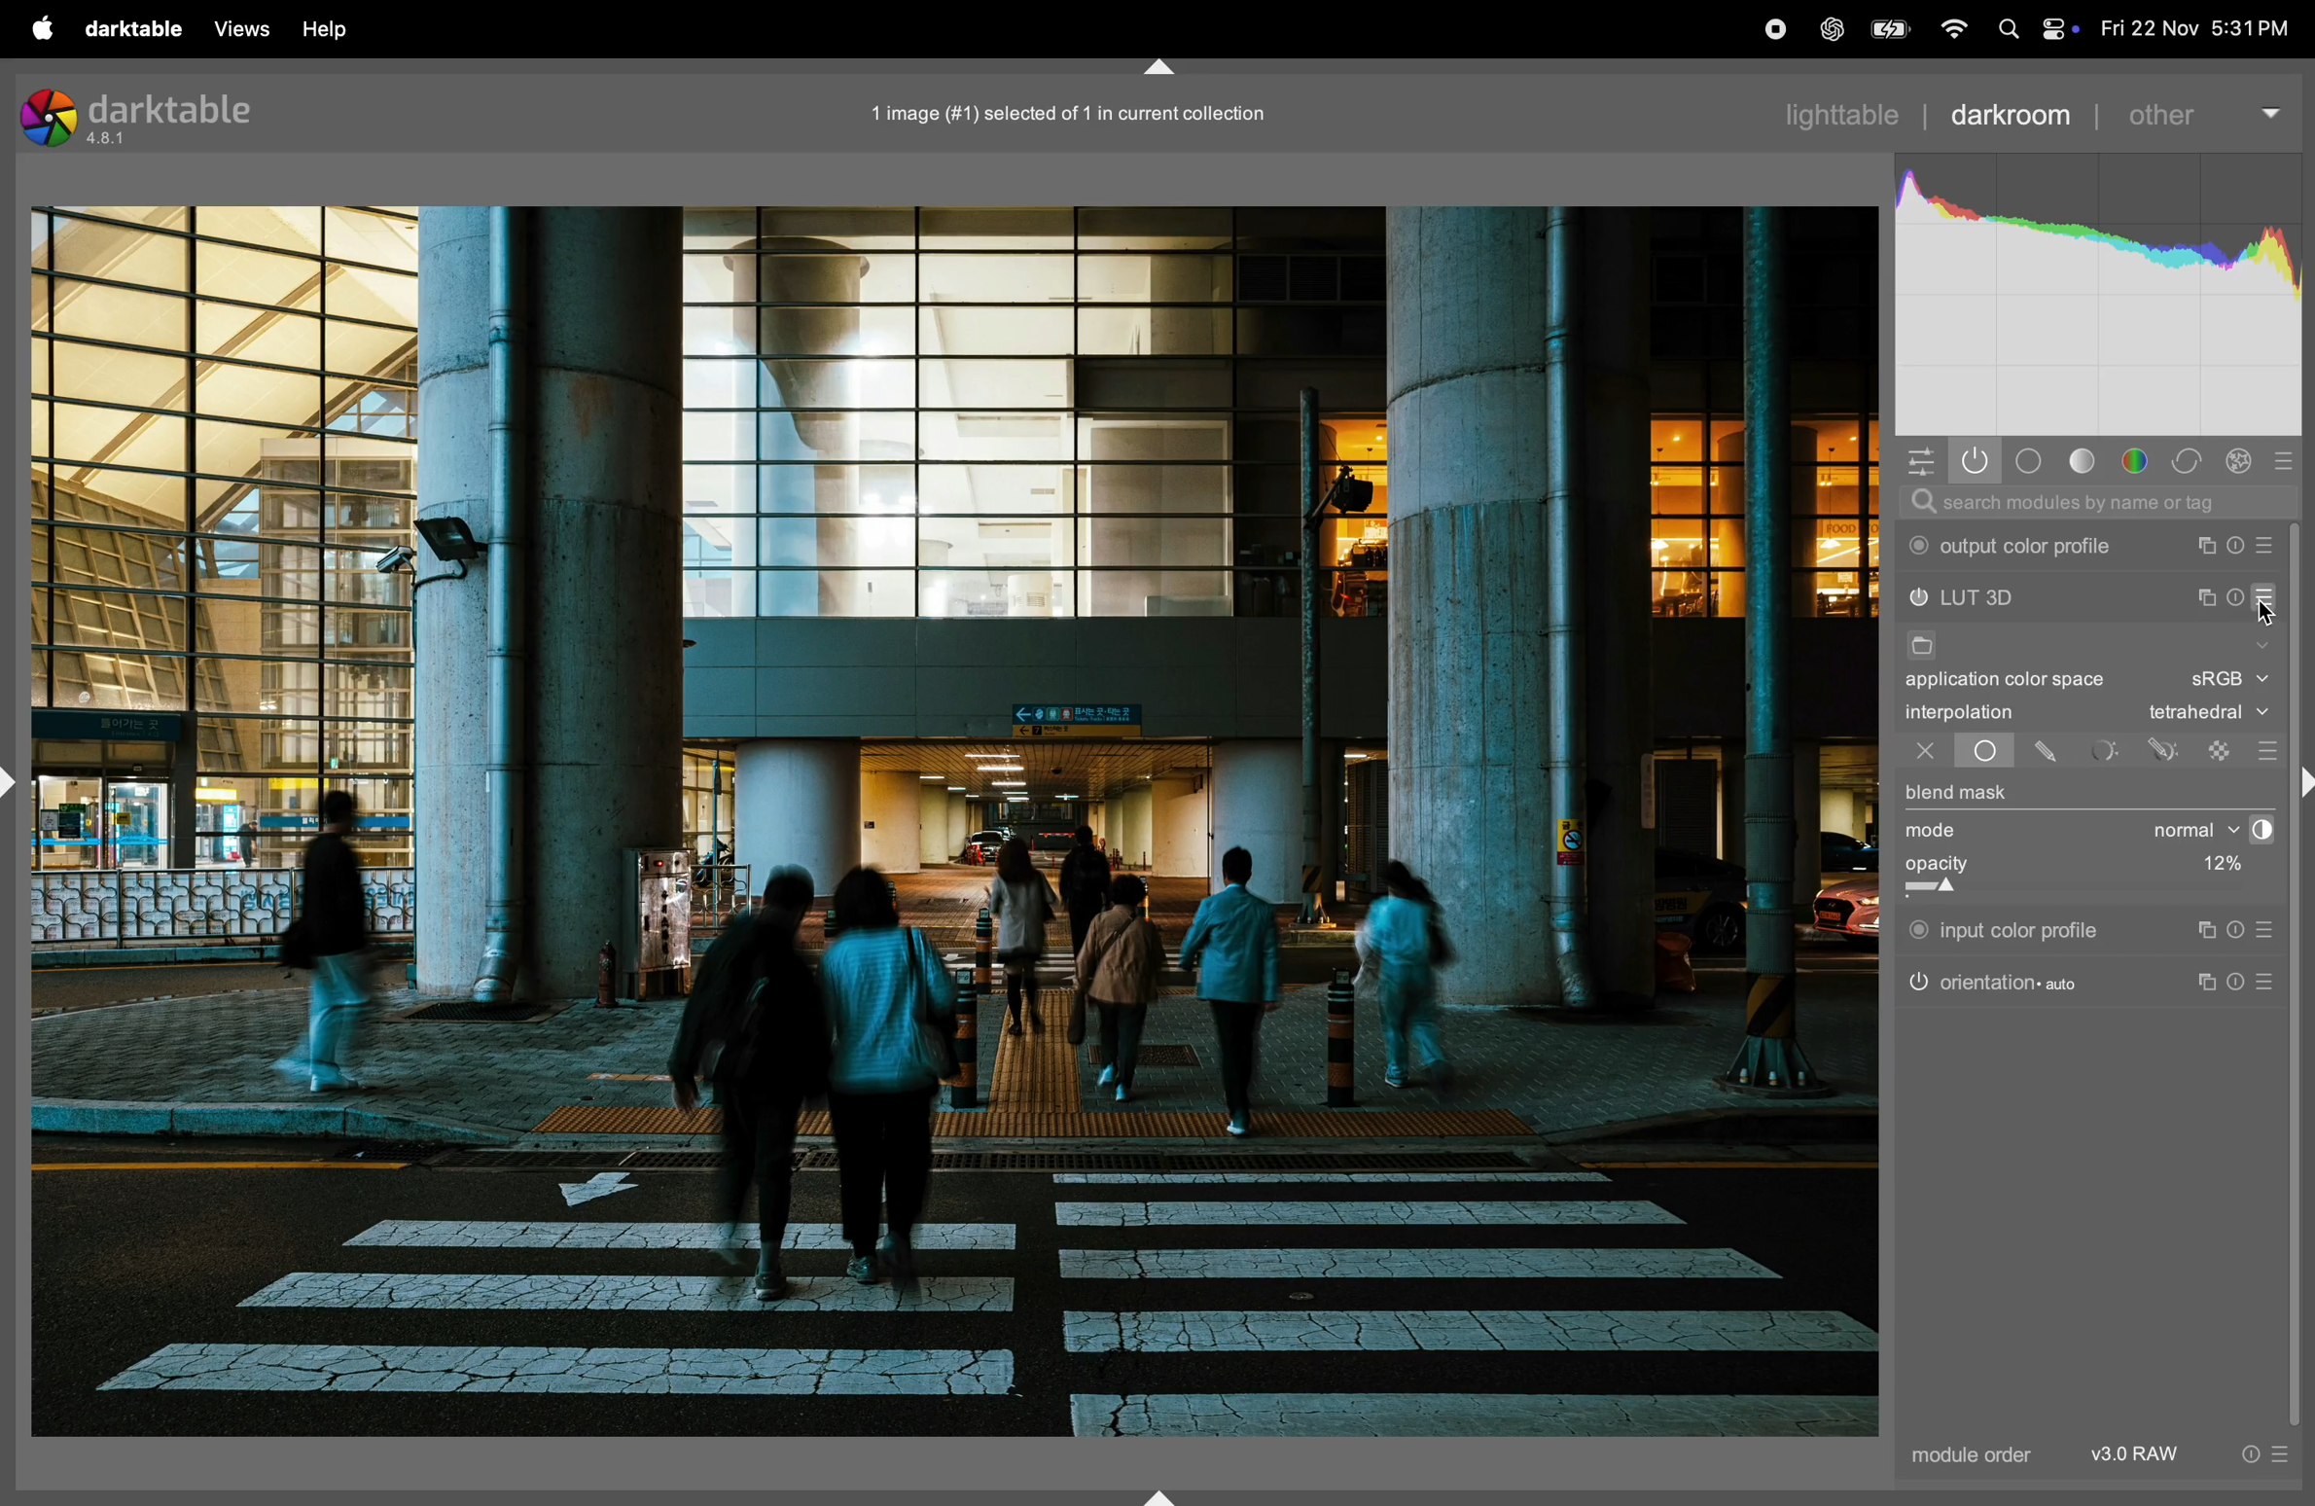  I want to click on scroll bar, so click(2301, 976).